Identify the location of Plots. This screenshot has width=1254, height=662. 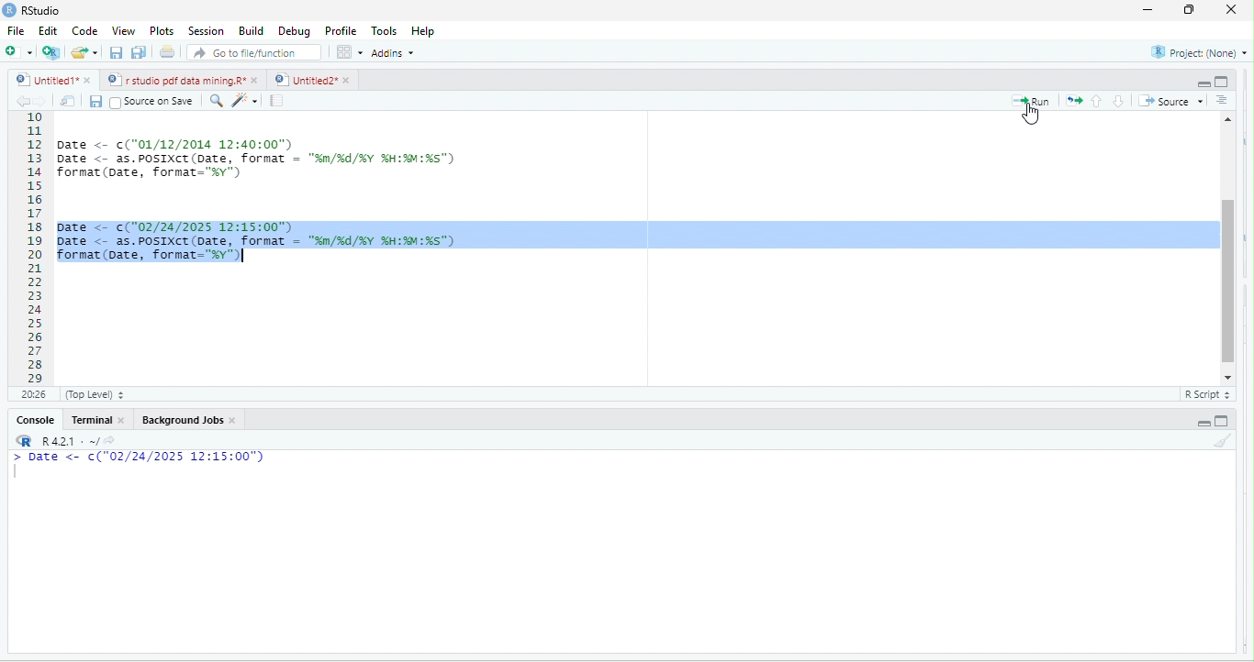
(162, 32).